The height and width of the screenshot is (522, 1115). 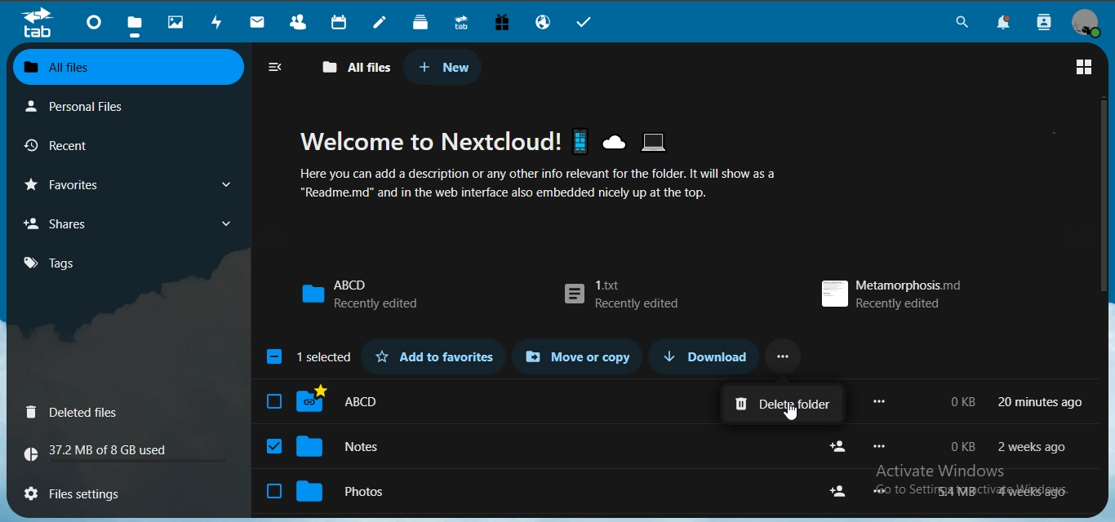 What do you see at coordinates (361, 294) in the screenshot?
I see `ABCD recently added` at bounding box center [361, 294].